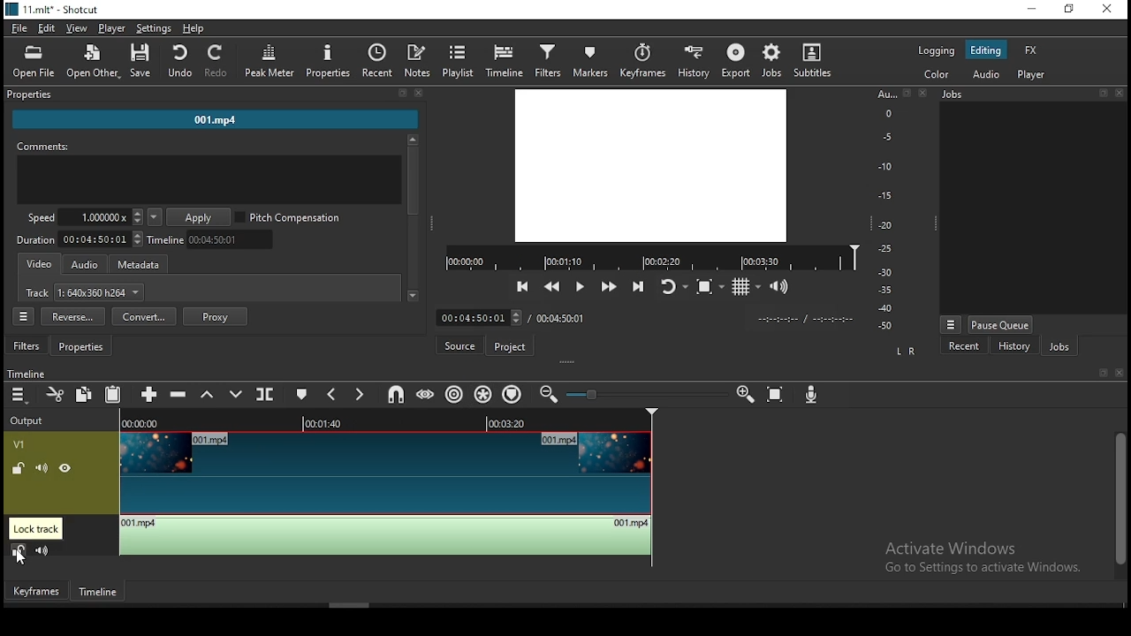 This screenshot has width=1131, height=636. I want to click on video, so click(40, 266).